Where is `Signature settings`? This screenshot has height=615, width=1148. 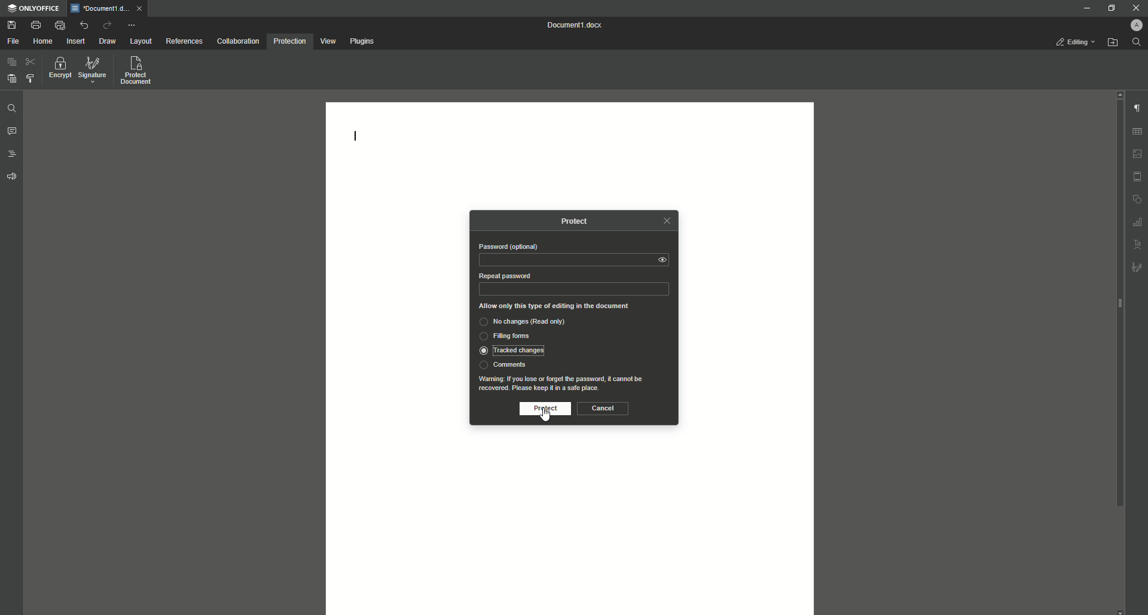 Signature settings is located at coordinates (1138, 269).